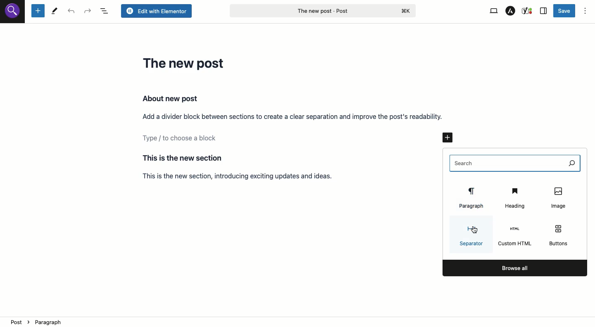 Image resolution: width=595 pixels, height=327 pixels. What do you see at coordinates (38, 11) in the screenshot?
I see `New block` at bounding box center [38, 11].